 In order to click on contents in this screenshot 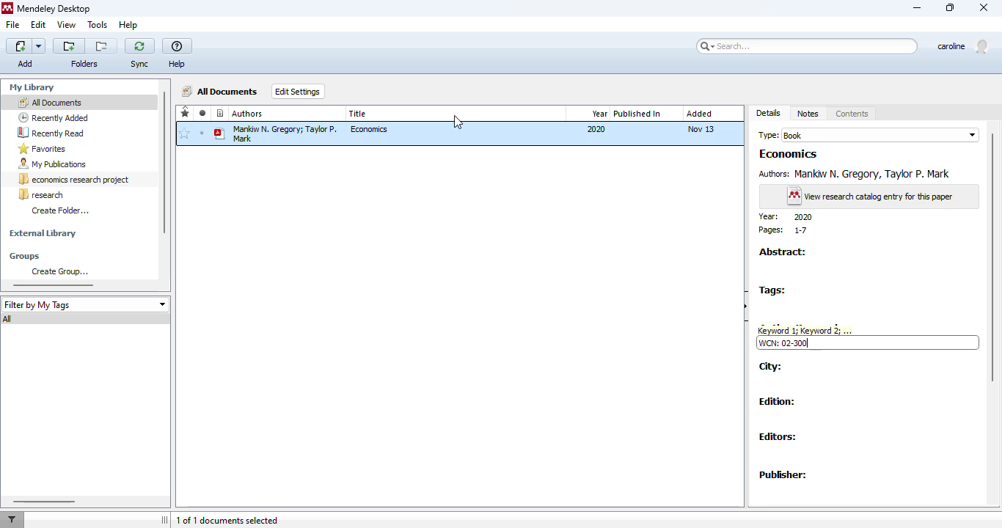, I will do `click(852, 114)`.